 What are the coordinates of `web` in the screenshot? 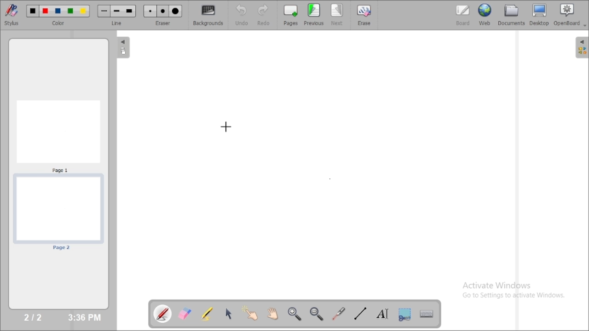 It's located at (485, 14).